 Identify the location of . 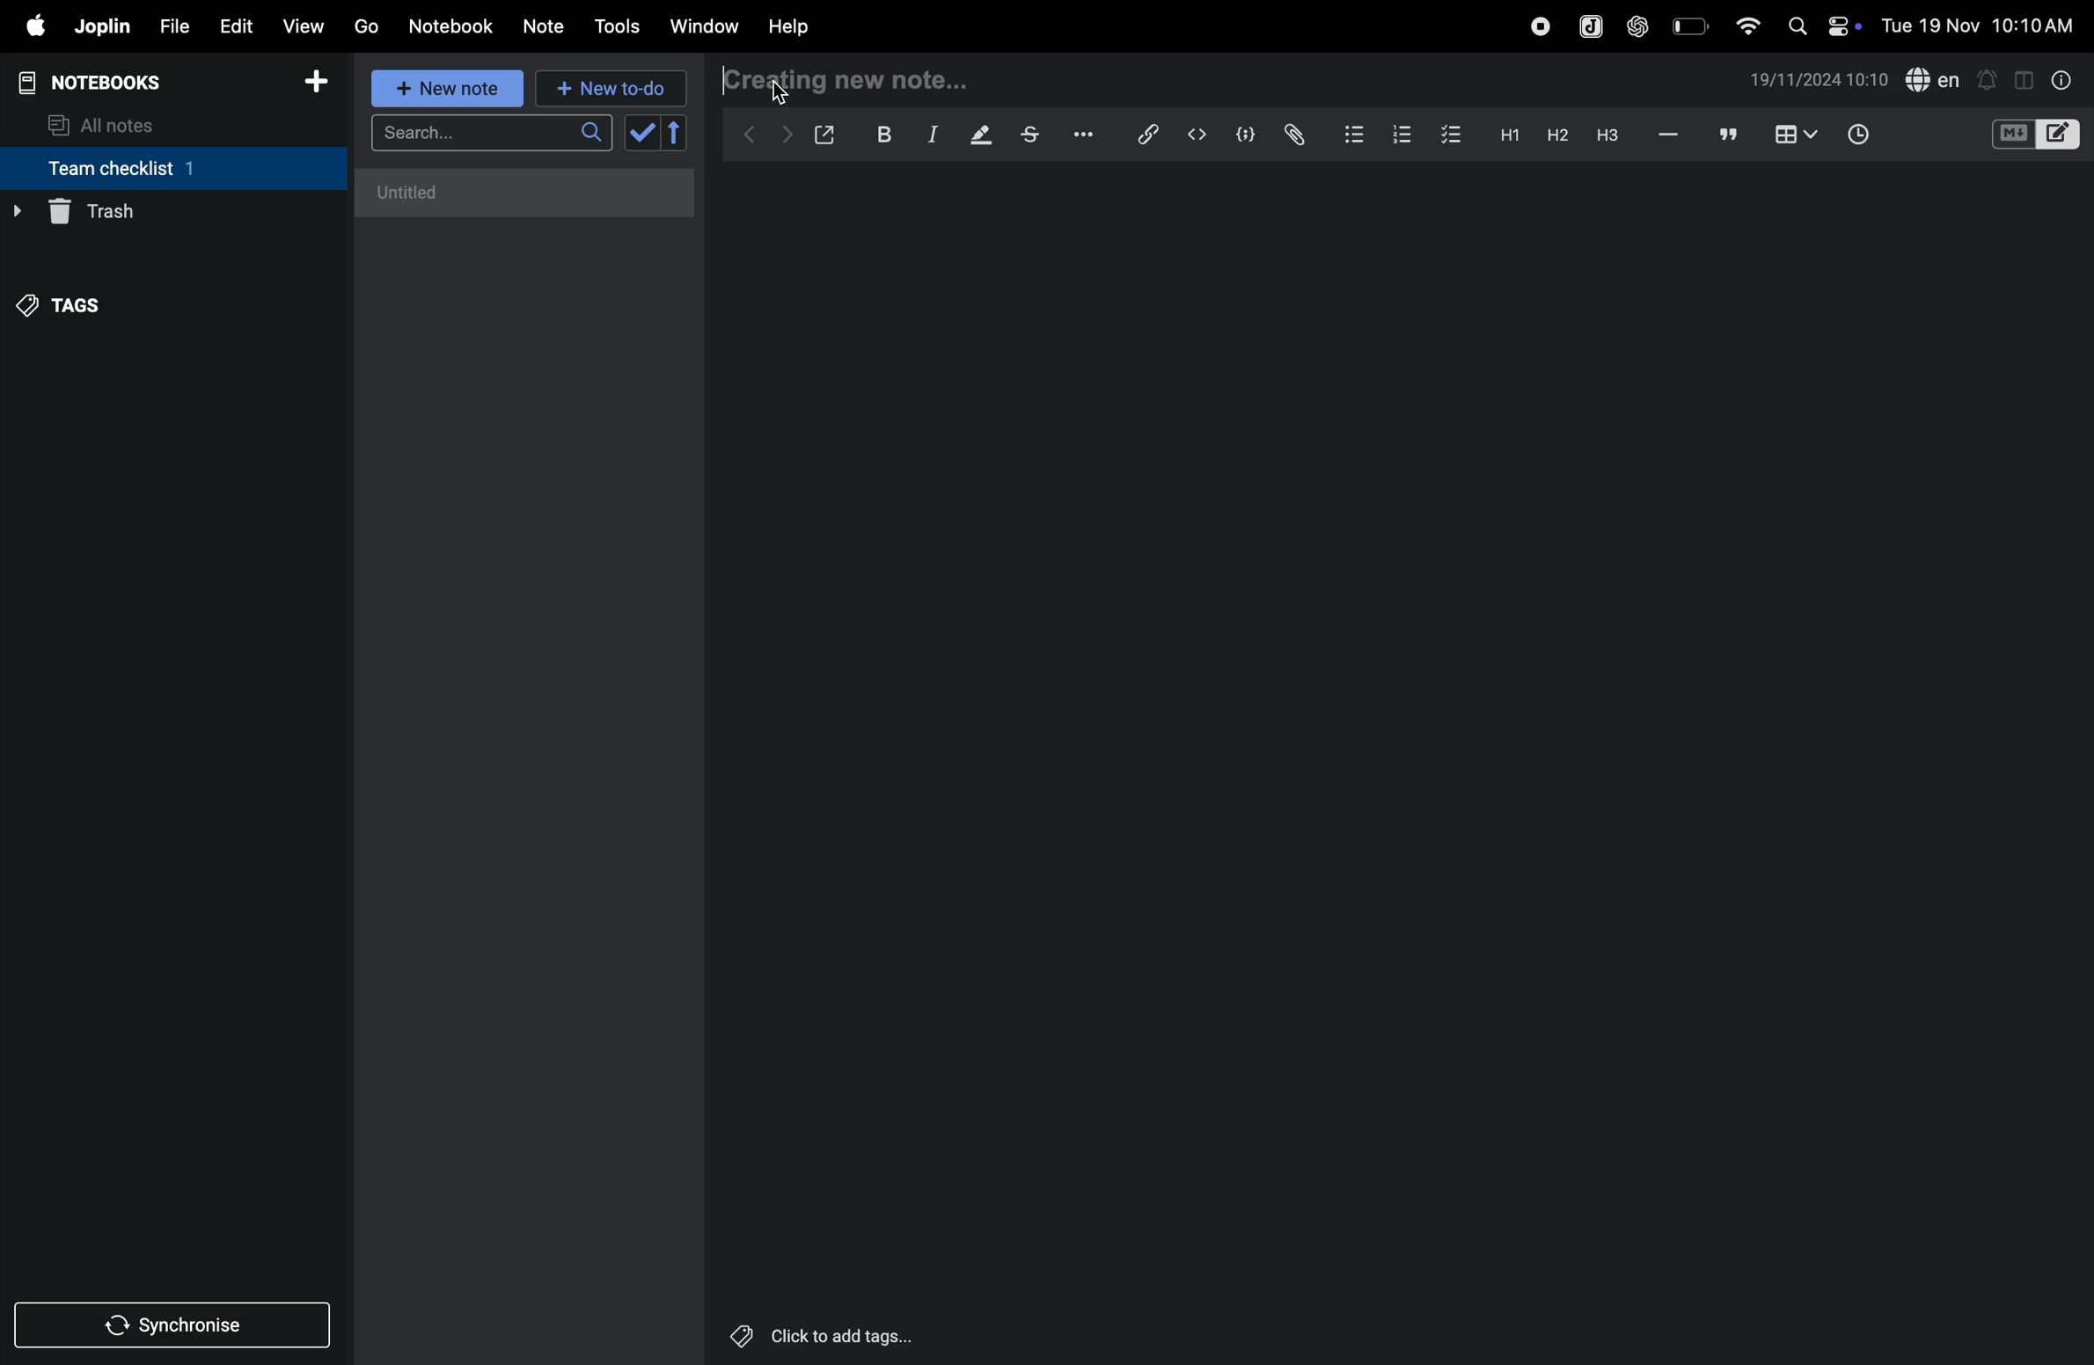
(844, 1336).